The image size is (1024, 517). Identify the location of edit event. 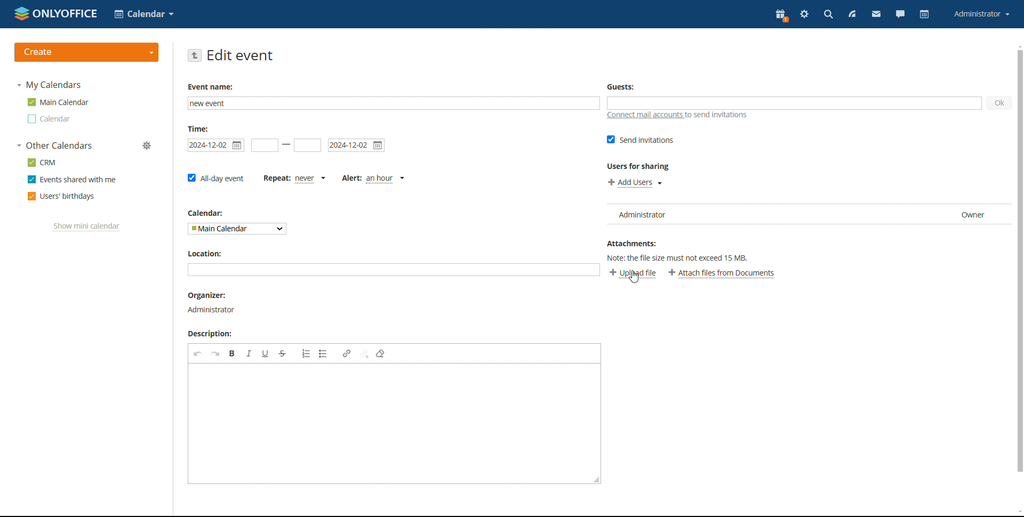
(241, 55).